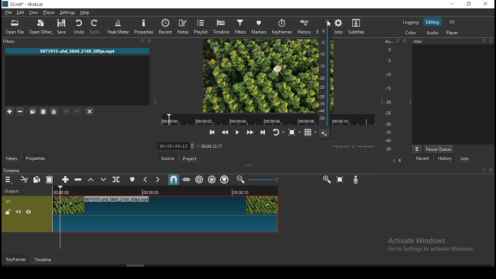 The width and height of the screenshot is (496, 279). I want to click on close, so click(492, 42).